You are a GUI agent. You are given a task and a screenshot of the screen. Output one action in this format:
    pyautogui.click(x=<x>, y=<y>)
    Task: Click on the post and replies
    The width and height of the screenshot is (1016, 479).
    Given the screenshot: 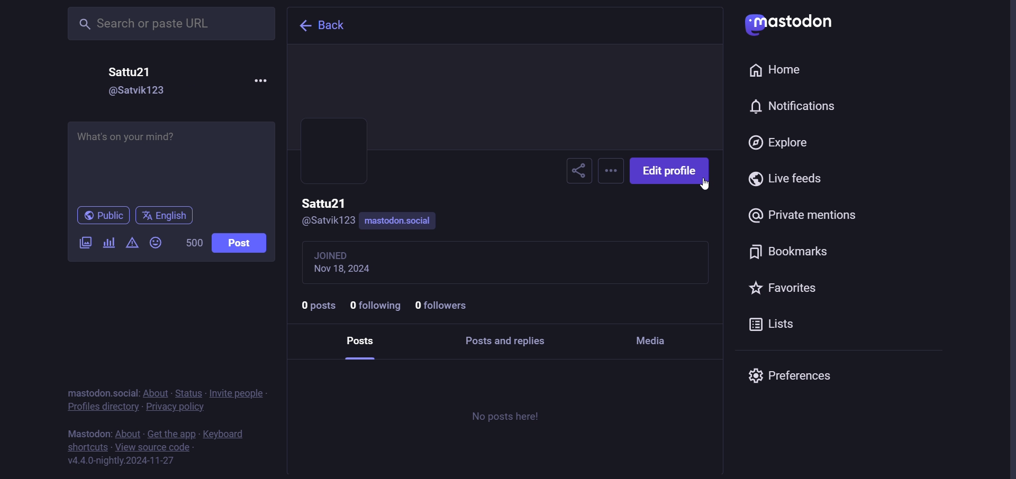 What is the action you would take?
    pyautogui.click(x=504, y=341)
    